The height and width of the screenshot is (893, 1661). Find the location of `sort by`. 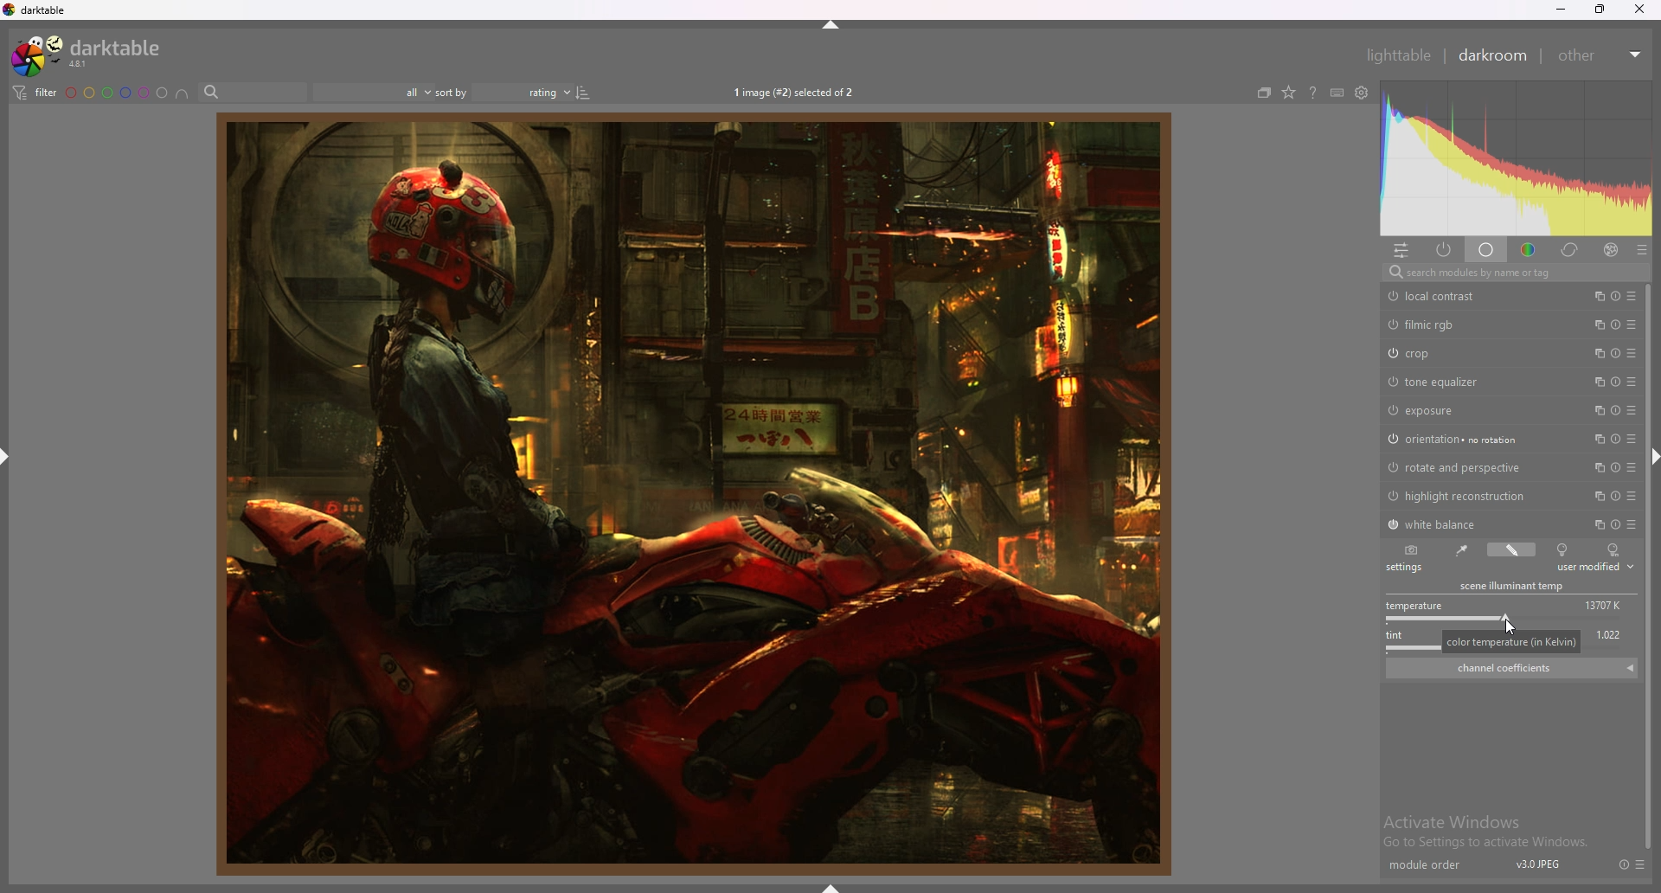

sort by is located at coordinates (505, 93).